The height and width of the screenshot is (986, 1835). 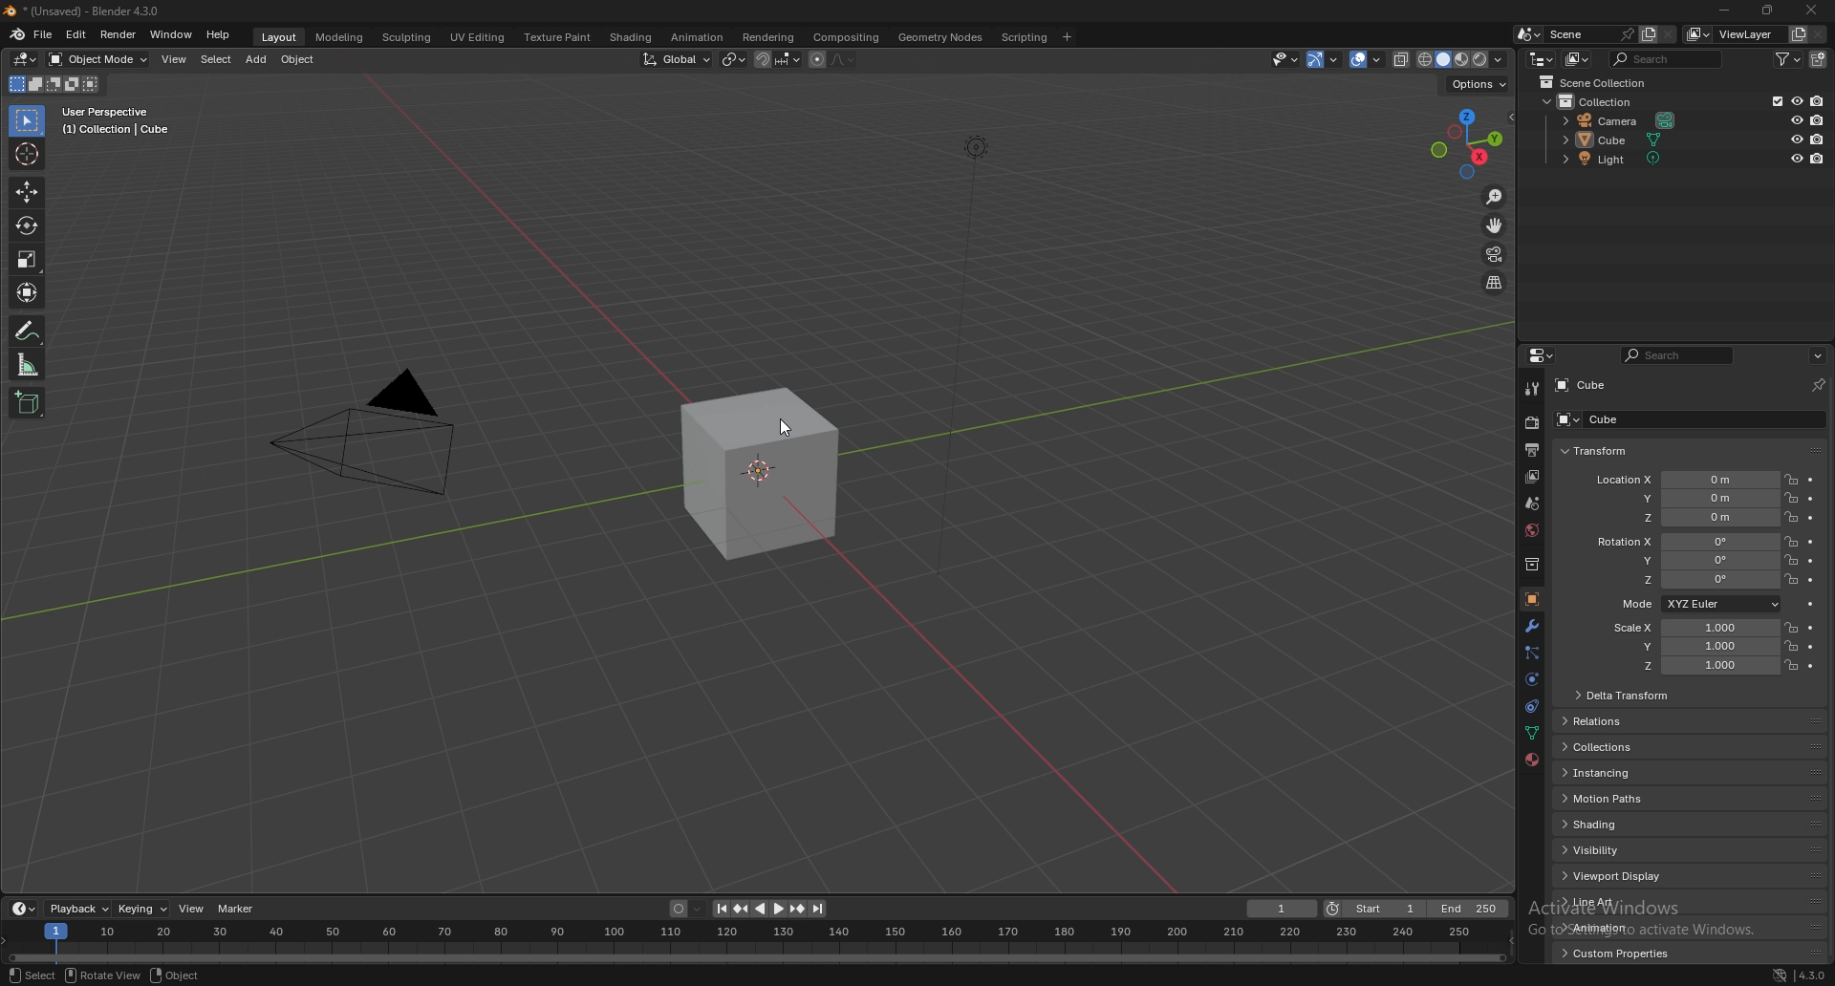 What do you see at coordinates (741, 910) in the screenshot?
I see `jump to keyframe` at bounding box center [741, 910].